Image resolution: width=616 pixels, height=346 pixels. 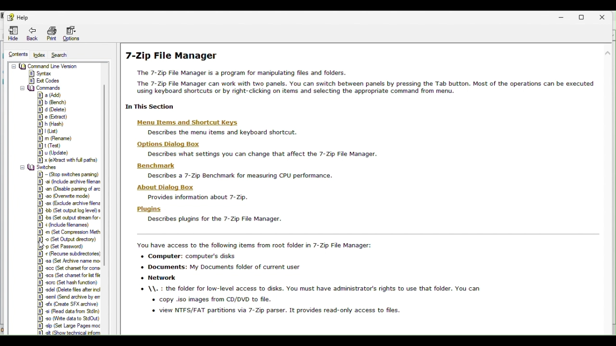 What do you see at coordinates (45, 246) in the screenshot?
I see `cursor` at bounding box center [45, 246].